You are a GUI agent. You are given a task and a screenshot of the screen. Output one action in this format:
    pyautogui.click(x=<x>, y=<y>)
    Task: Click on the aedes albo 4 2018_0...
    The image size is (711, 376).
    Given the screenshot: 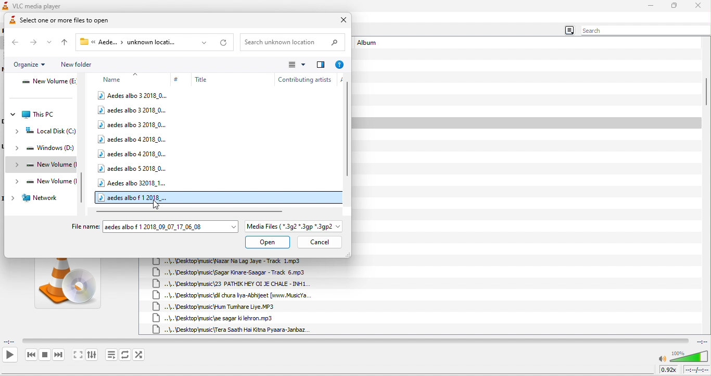 What is the action you would take?
    pyautogui.click(x=133, y=139)
    